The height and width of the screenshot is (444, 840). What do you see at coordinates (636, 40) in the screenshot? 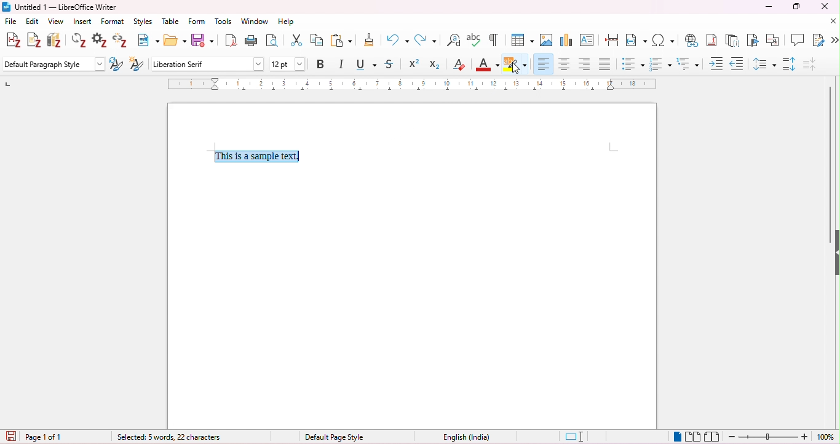
I see `insert field` at bounding box center [636, 40].